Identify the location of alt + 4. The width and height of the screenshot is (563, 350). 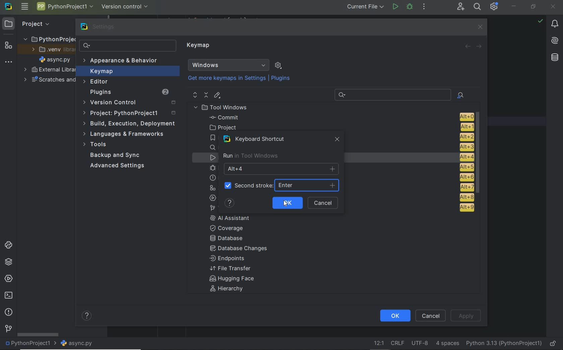
(463, 157).